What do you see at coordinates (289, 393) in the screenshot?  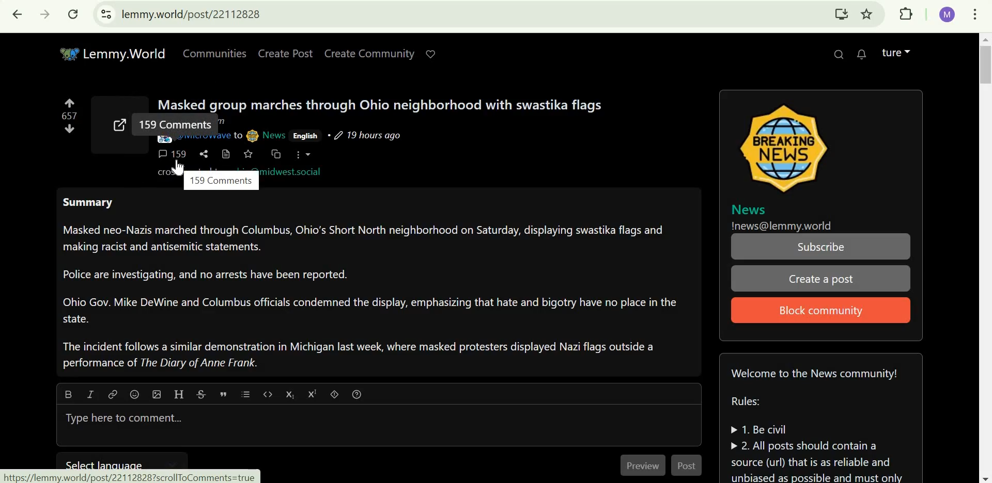 I see `subscript` at bounding box center [289, 393].